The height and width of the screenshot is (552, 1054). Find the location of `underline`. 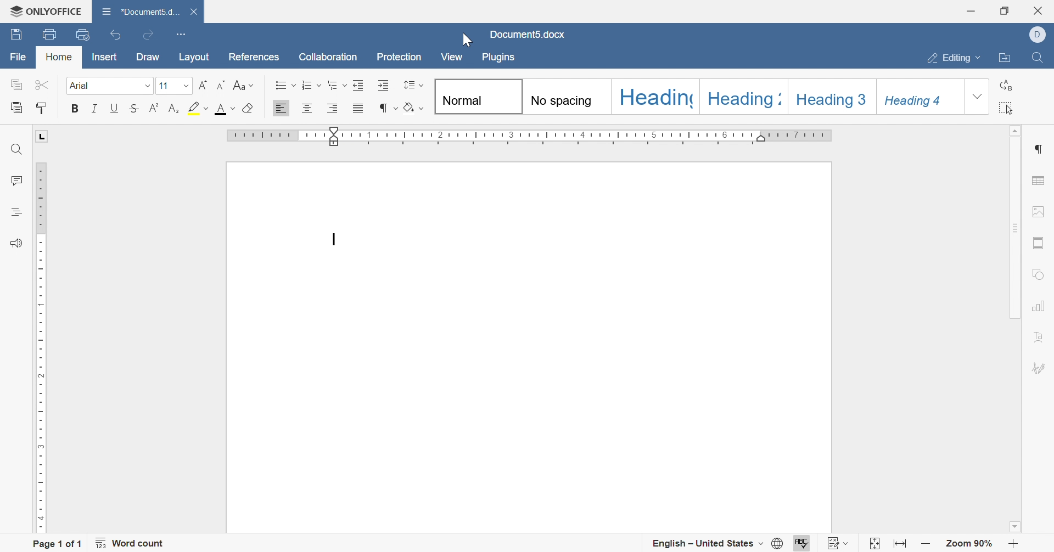

underline is located at coordinates (115, 107).